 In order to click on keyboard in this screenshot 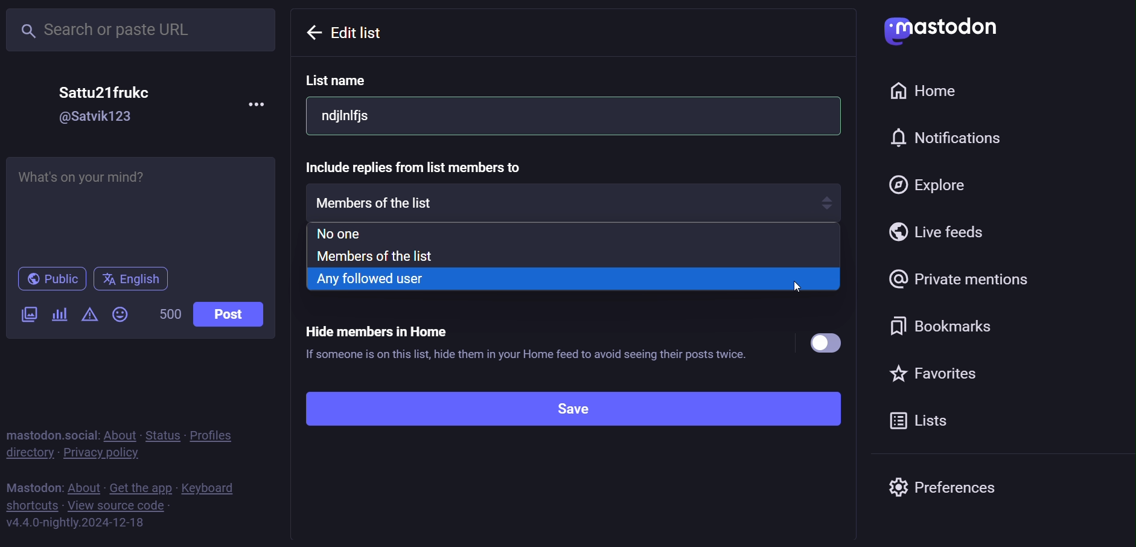, I will do `click(213, 488)`.